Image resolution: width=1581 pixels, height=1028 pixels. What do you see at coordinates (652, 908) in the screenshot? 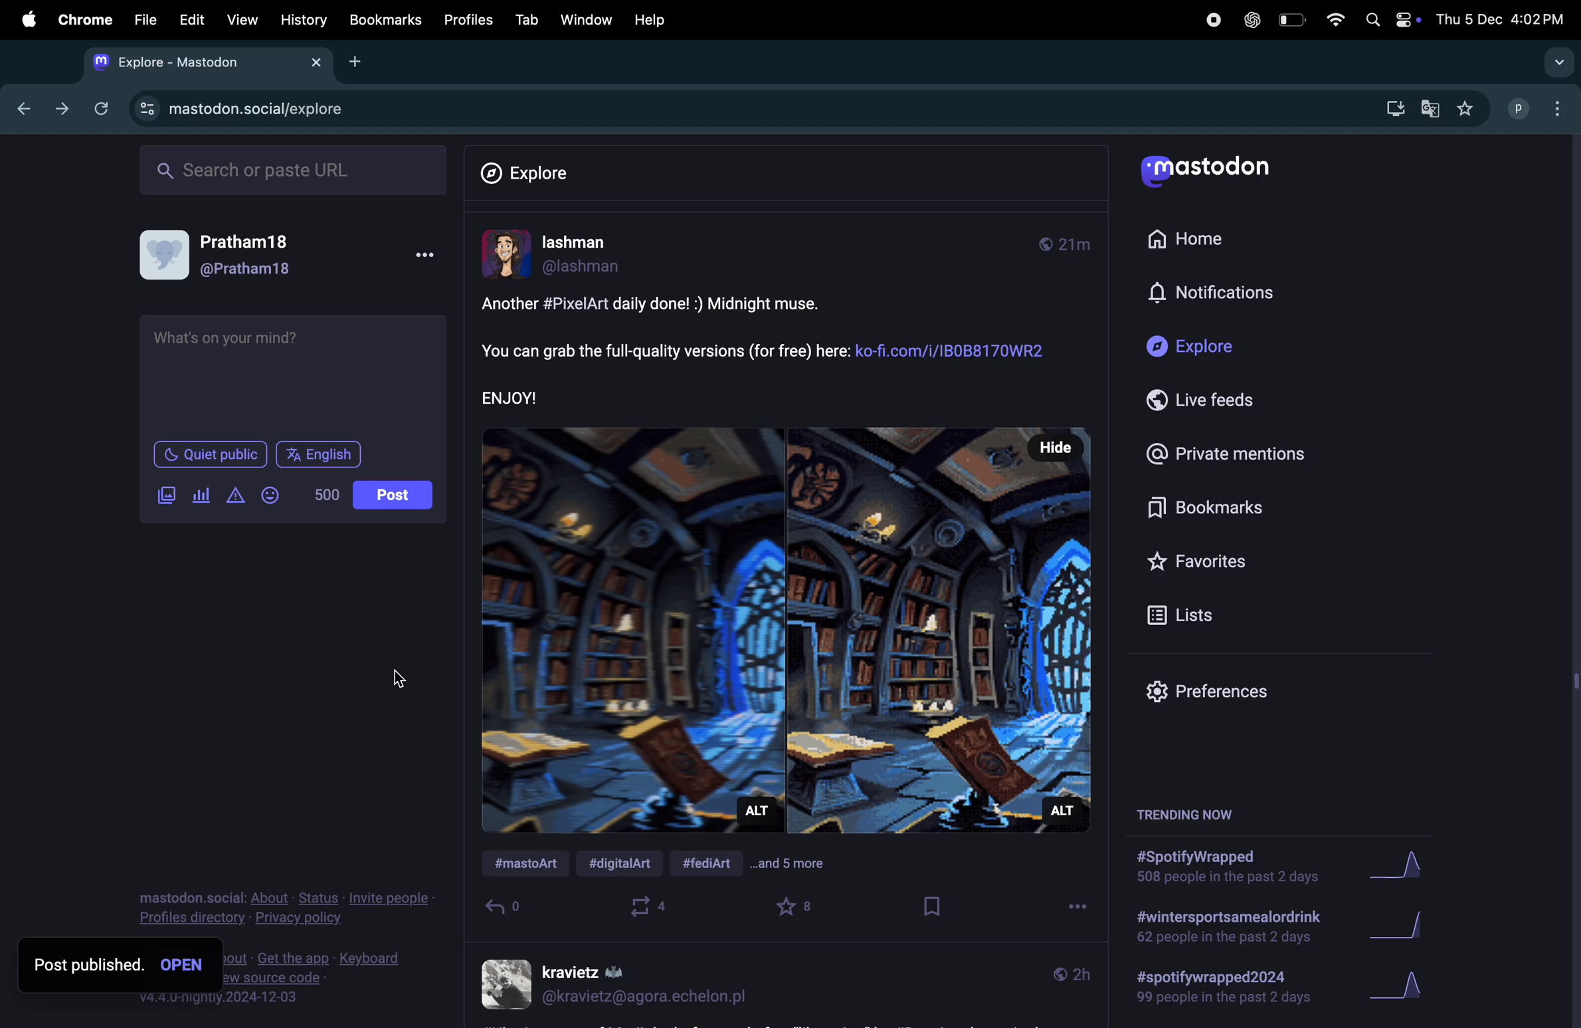
I see `boost` at bounding box center [652, 908].